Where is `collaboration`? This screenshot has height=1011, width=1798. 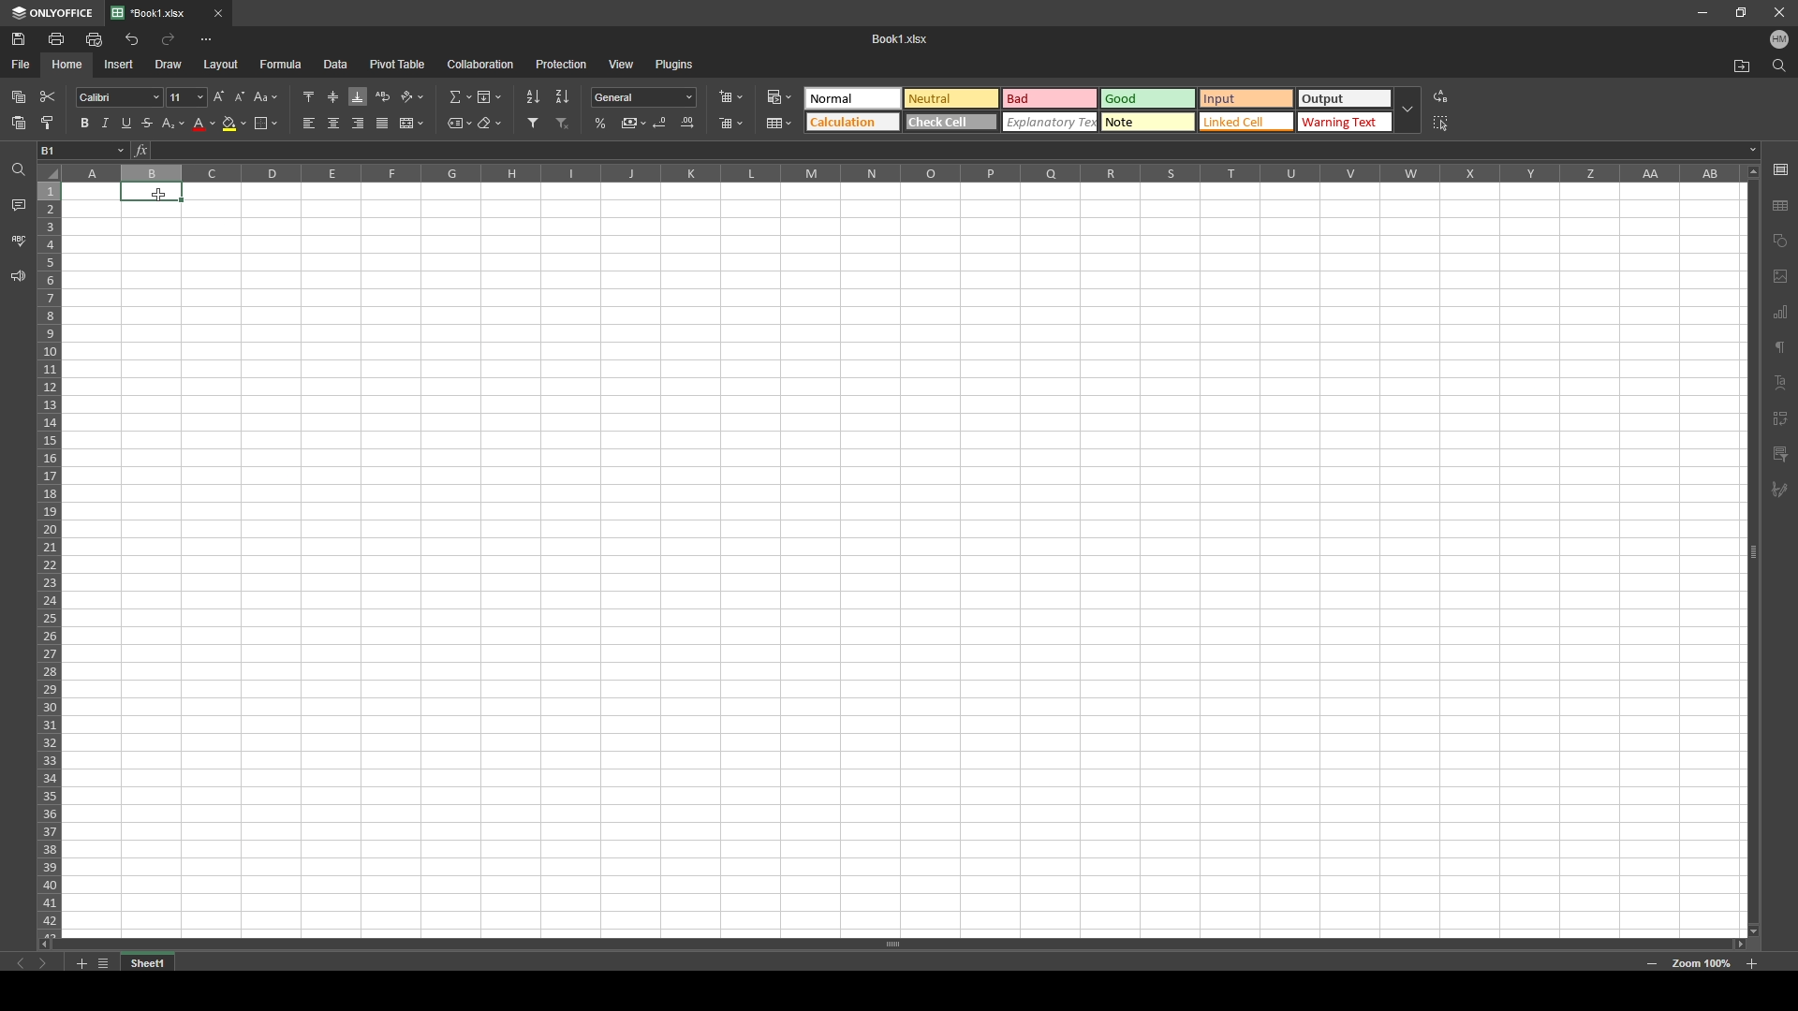 collaboration is located at coordinates (481, 64).